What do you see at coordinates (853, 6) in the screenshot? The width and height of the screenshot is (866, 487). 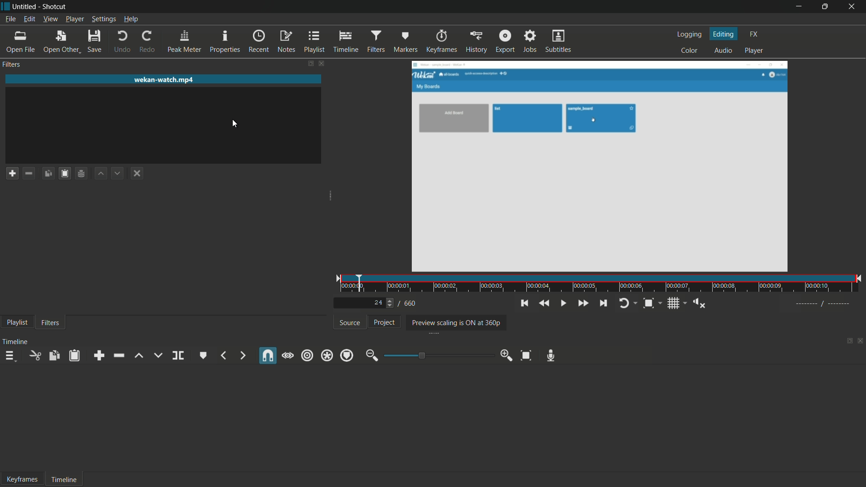 I see `close app` at bounding box center [853, 6].